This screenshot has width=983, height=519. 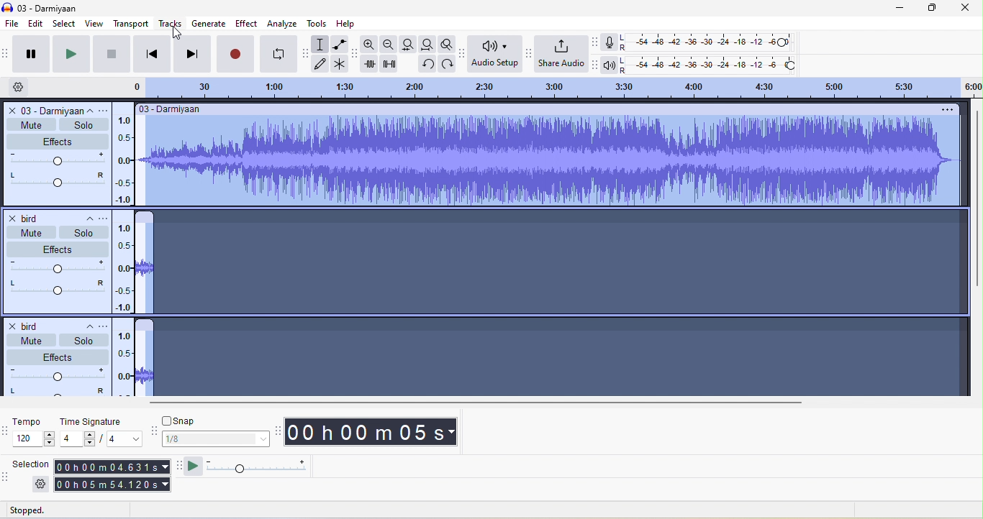 What do you see at coordinates (946, 111) in the screenshot?
I see `option` at bounding box center [946, 111].